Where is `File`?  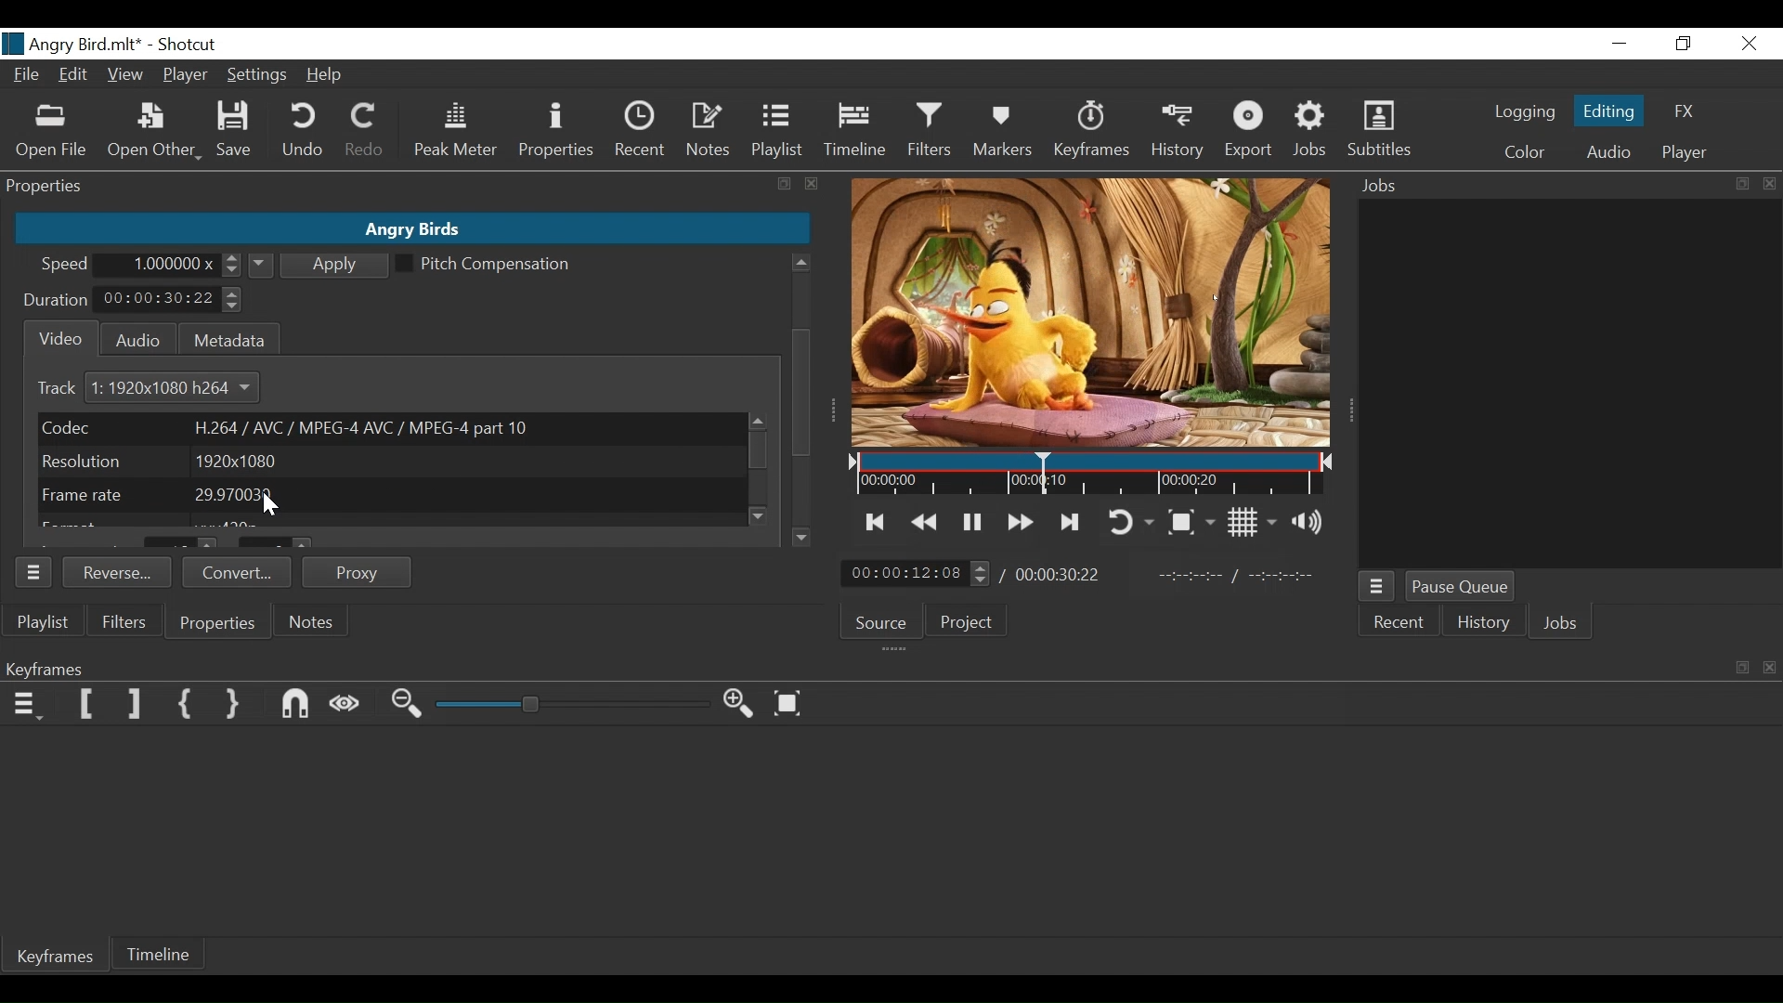 File is located at coordinates (26, 73).